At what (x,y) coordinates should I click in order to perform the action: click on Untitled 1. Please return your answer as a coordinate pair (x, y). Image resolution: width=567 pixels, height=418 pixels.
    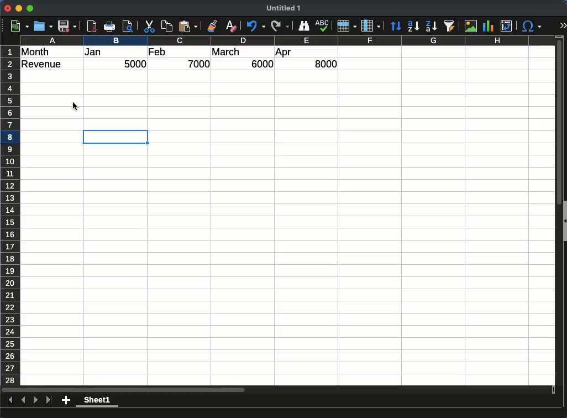
    Looking at the image, I should click on (283, 8).